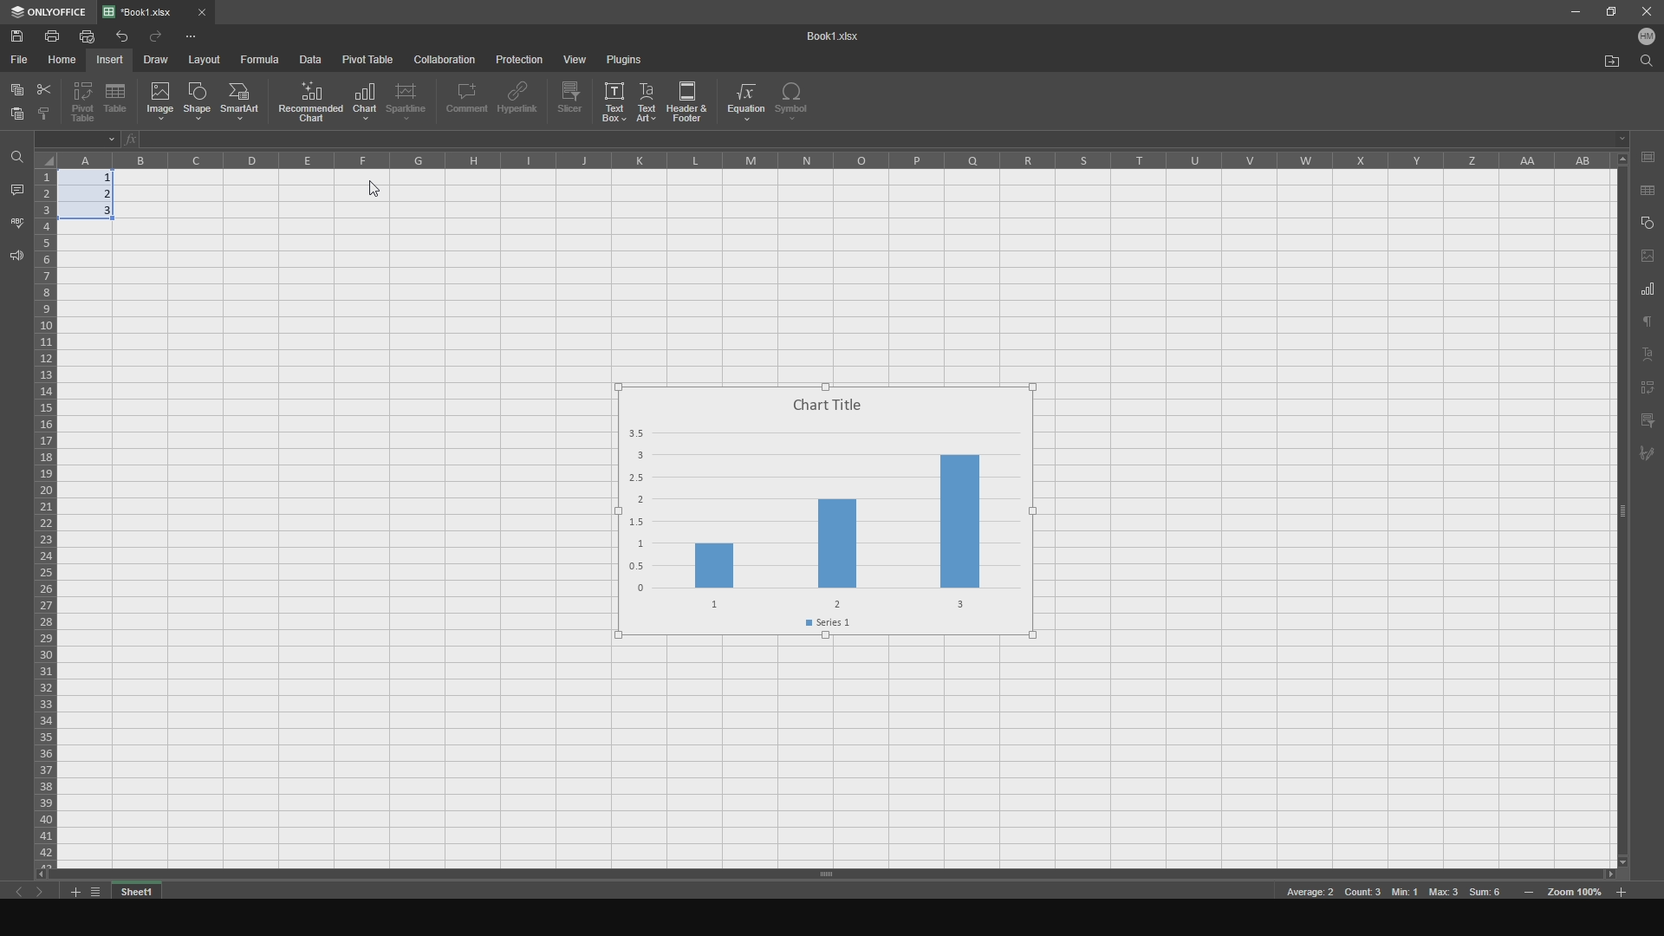  What do you see at coordinates (78, 139) in the screenshot?
I see `cell` at bounding box center [78, 139].